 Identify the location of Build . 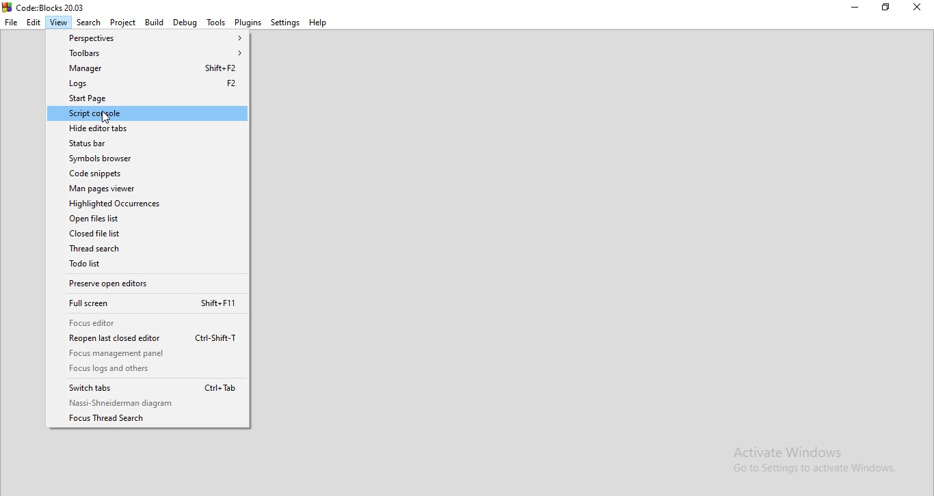
(155, 23).